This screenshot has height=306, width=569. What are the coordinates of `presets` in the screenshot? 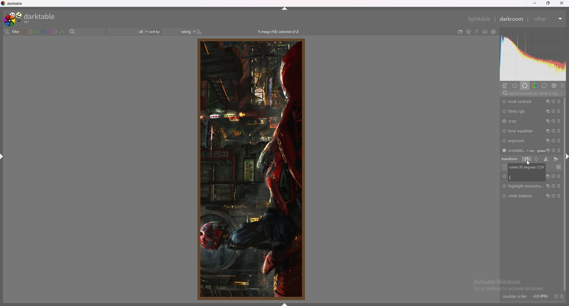 It's located at (562, 86).